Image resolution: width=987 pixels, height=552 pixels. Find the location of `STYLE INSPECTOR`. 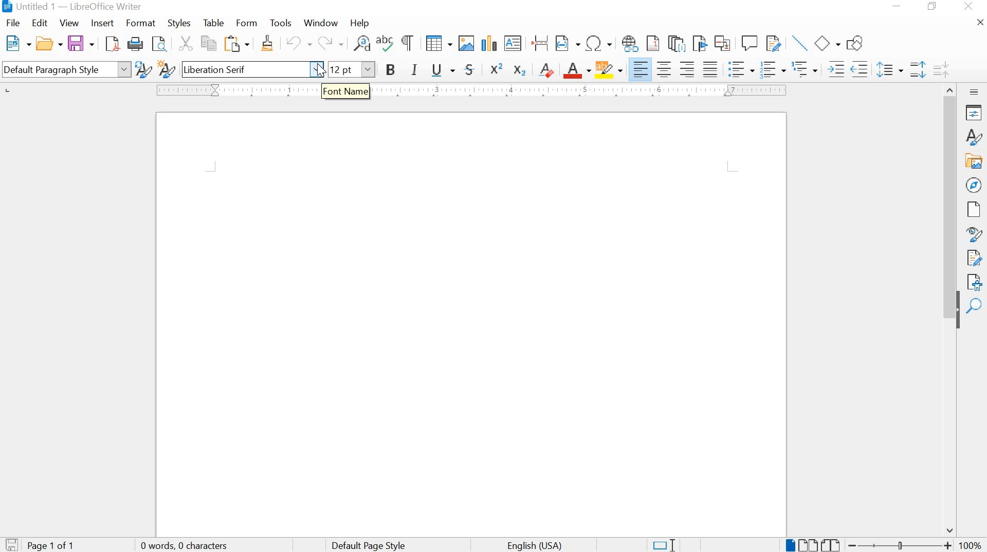

STYLE INSPECTOR is located at coordinates (974, 233).